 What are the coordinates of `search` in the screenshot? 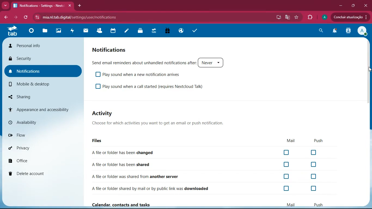 It's located at (321, 31).